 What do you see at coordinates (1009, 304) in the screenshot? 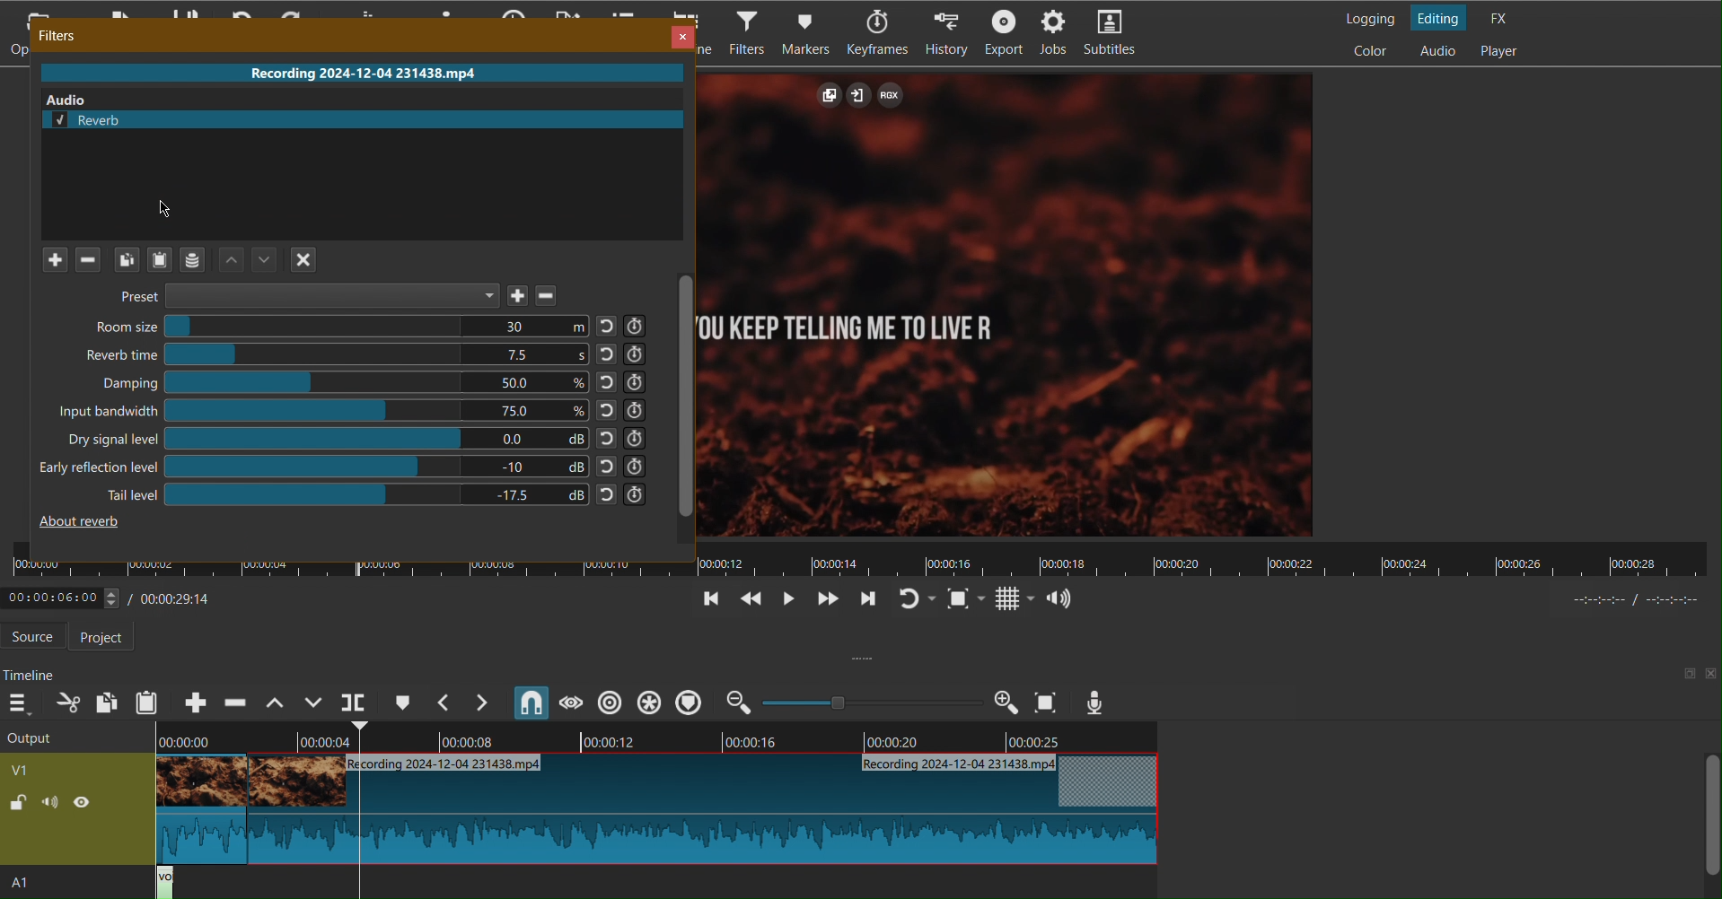
I see `Clip View` at bounding box center [1009, 304].